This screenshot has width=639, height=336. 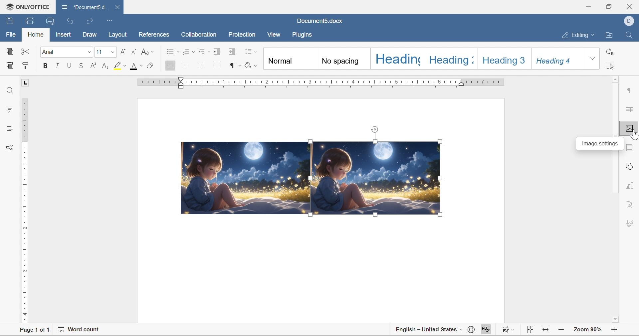 I want to click on scroll up, so click(x=617, y=79).